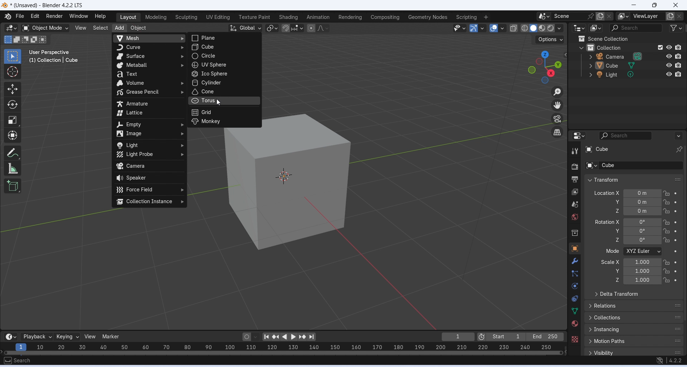  I want to click on Transform, so click(602, 180).